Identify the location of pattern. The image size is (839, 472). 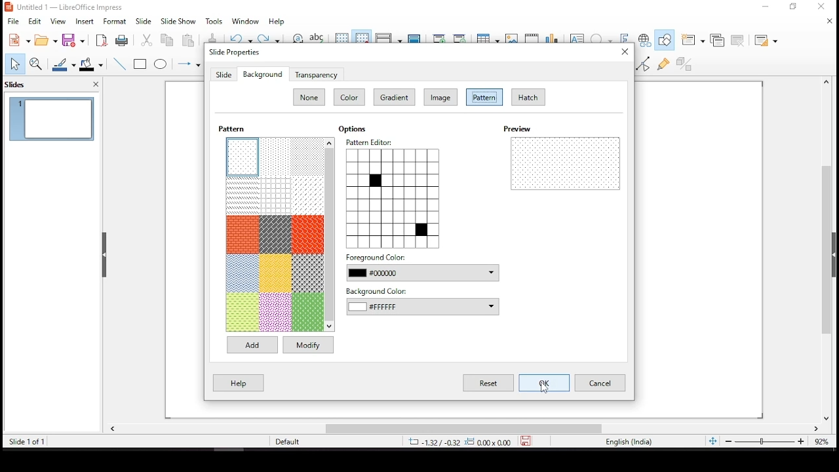
(243, 157).